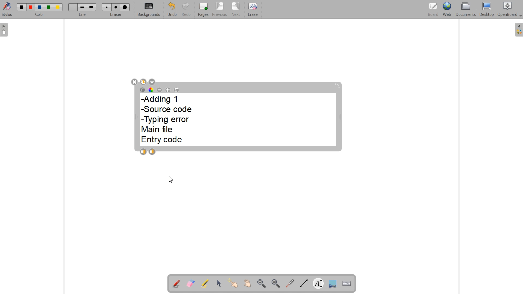 This screenshot has width=523, height=294. I want to click on Close, so click(134, 82).